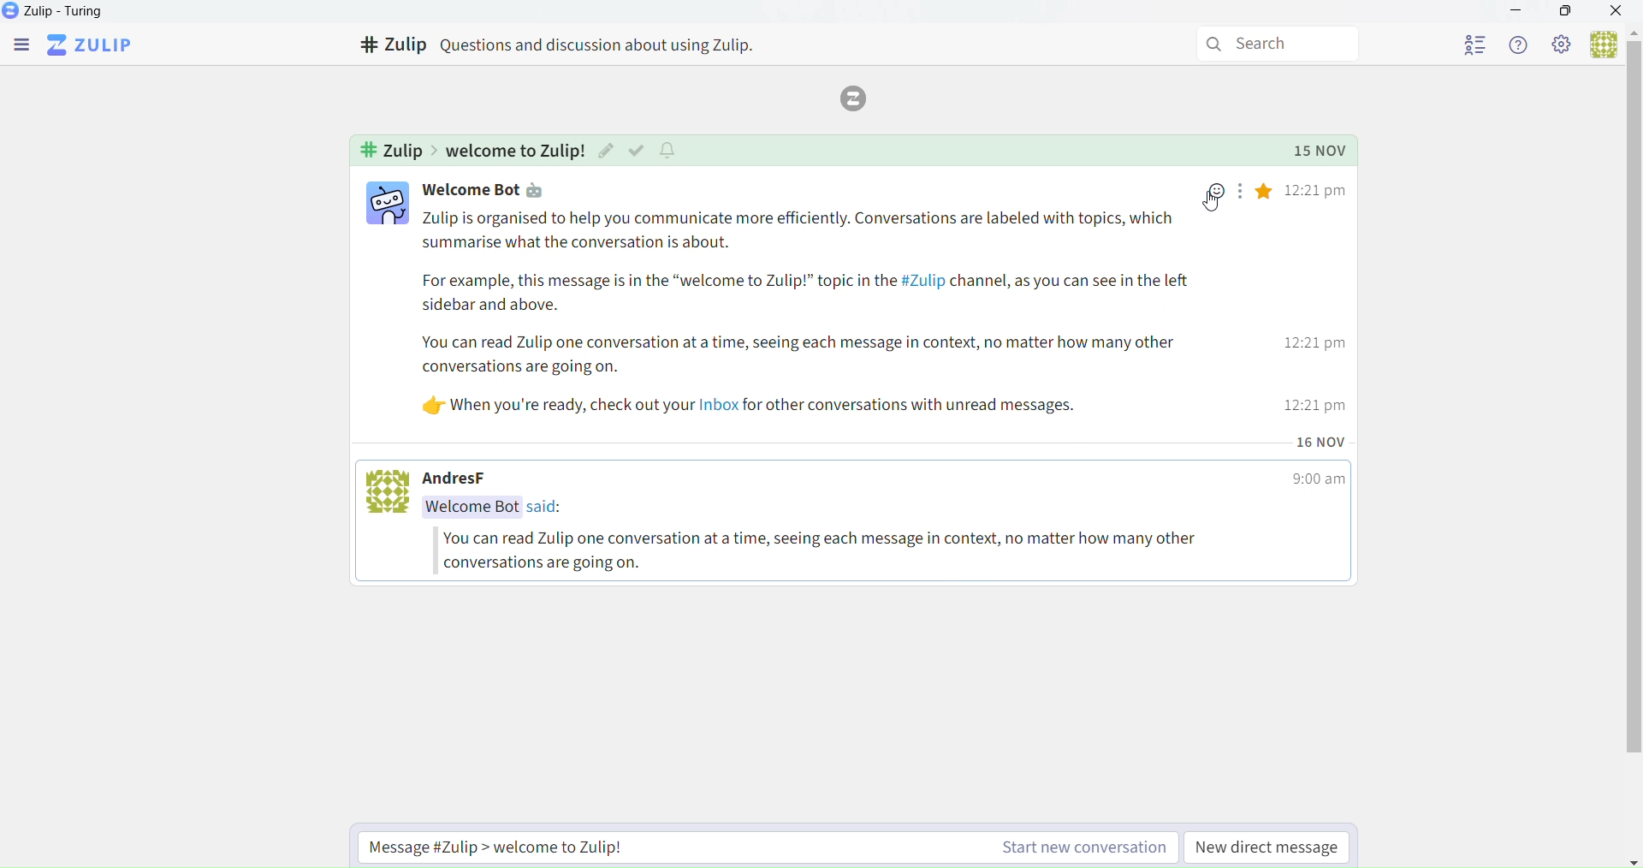 This screenshot has width=1643, height=868. Describe the element at coordinates (1599, 44) in the screenshot. I see `User` at that location.